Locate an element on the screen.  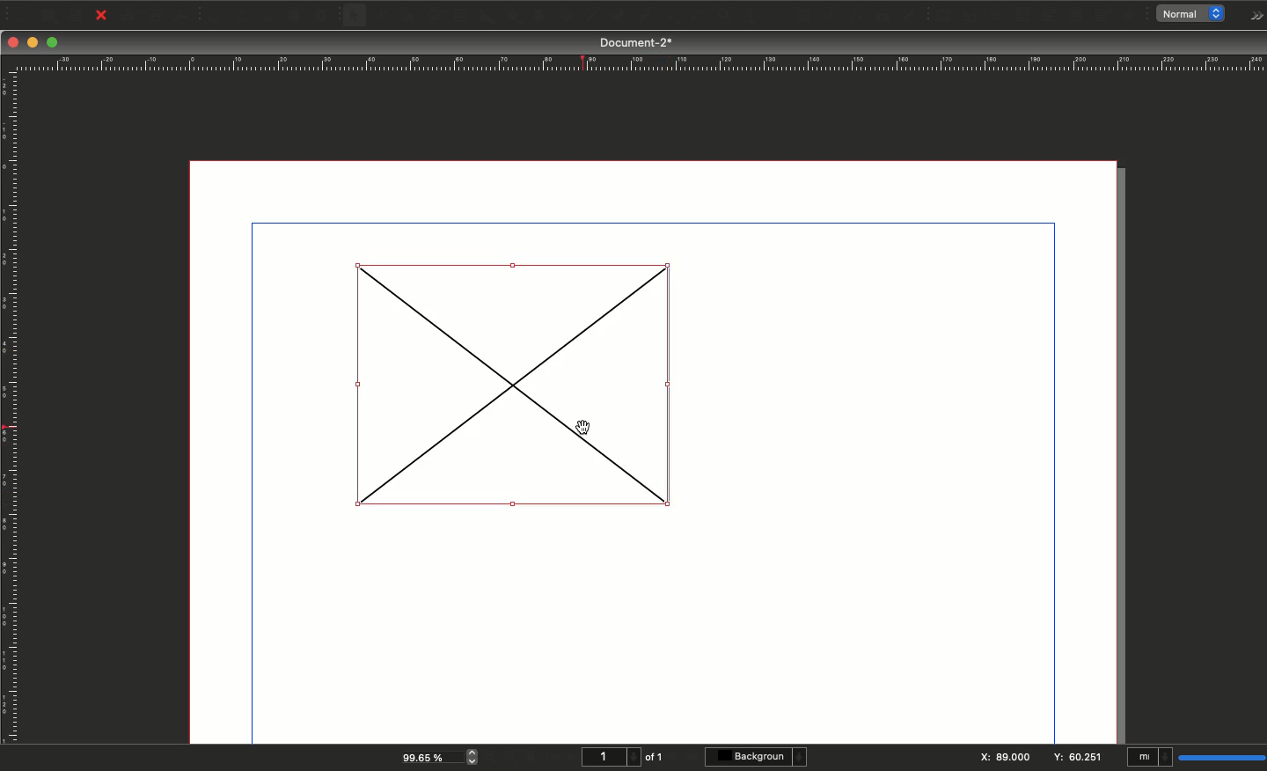
Unlink text frames is located at coordinates (824, 15).